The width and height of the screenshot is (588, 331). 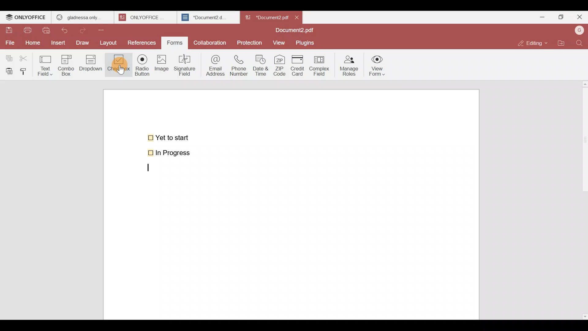 What do you see at coordinates (279, 66) in the screenshot?
I see `ZIP code` at bounding box center [279, 66].